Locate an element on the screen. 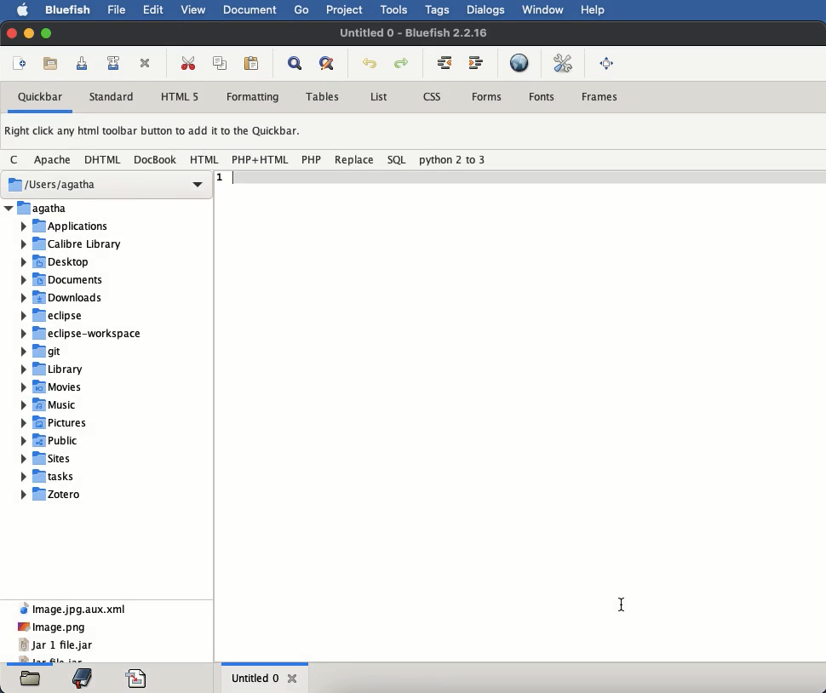  file is located at coordinates (116, 9).